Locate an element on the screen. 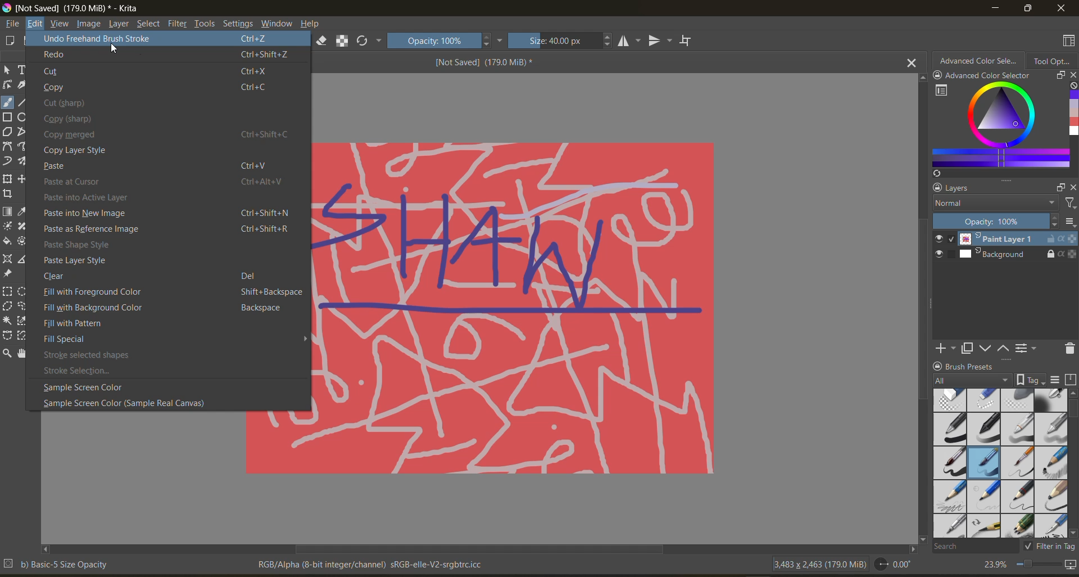  free hand path tool is located at coordinates (25, 146).